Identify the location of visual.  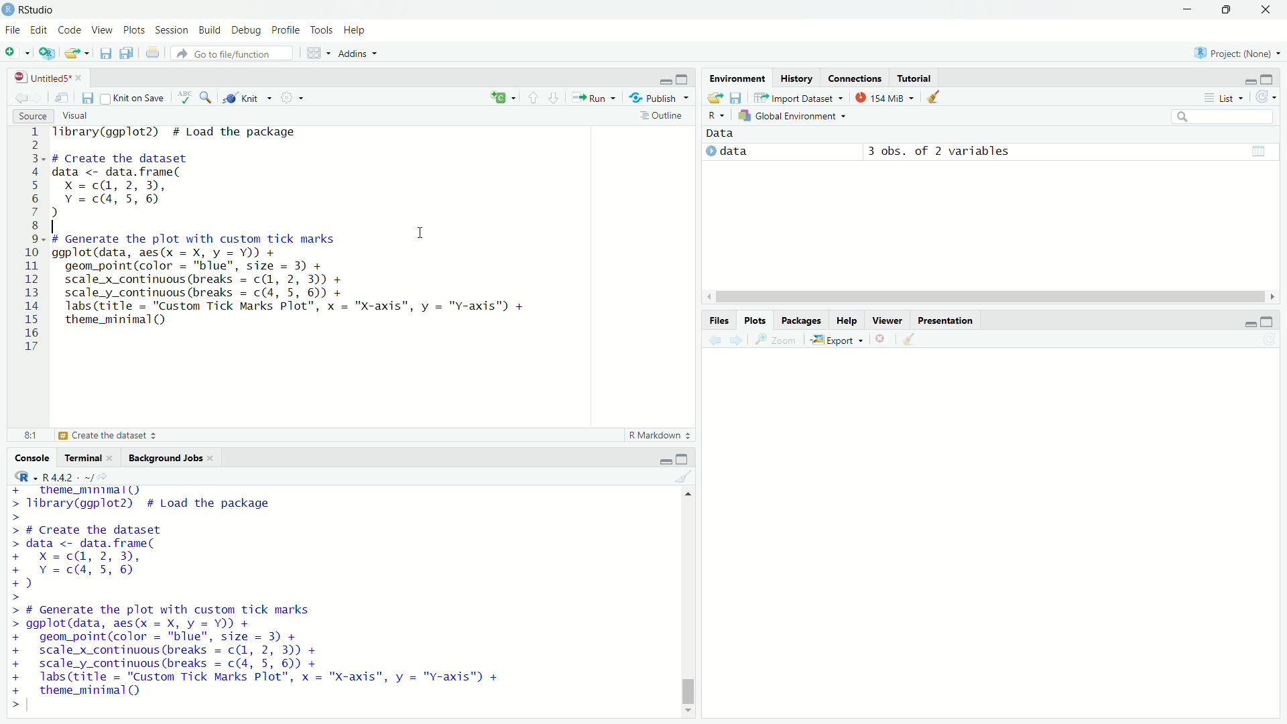
(78, 116).